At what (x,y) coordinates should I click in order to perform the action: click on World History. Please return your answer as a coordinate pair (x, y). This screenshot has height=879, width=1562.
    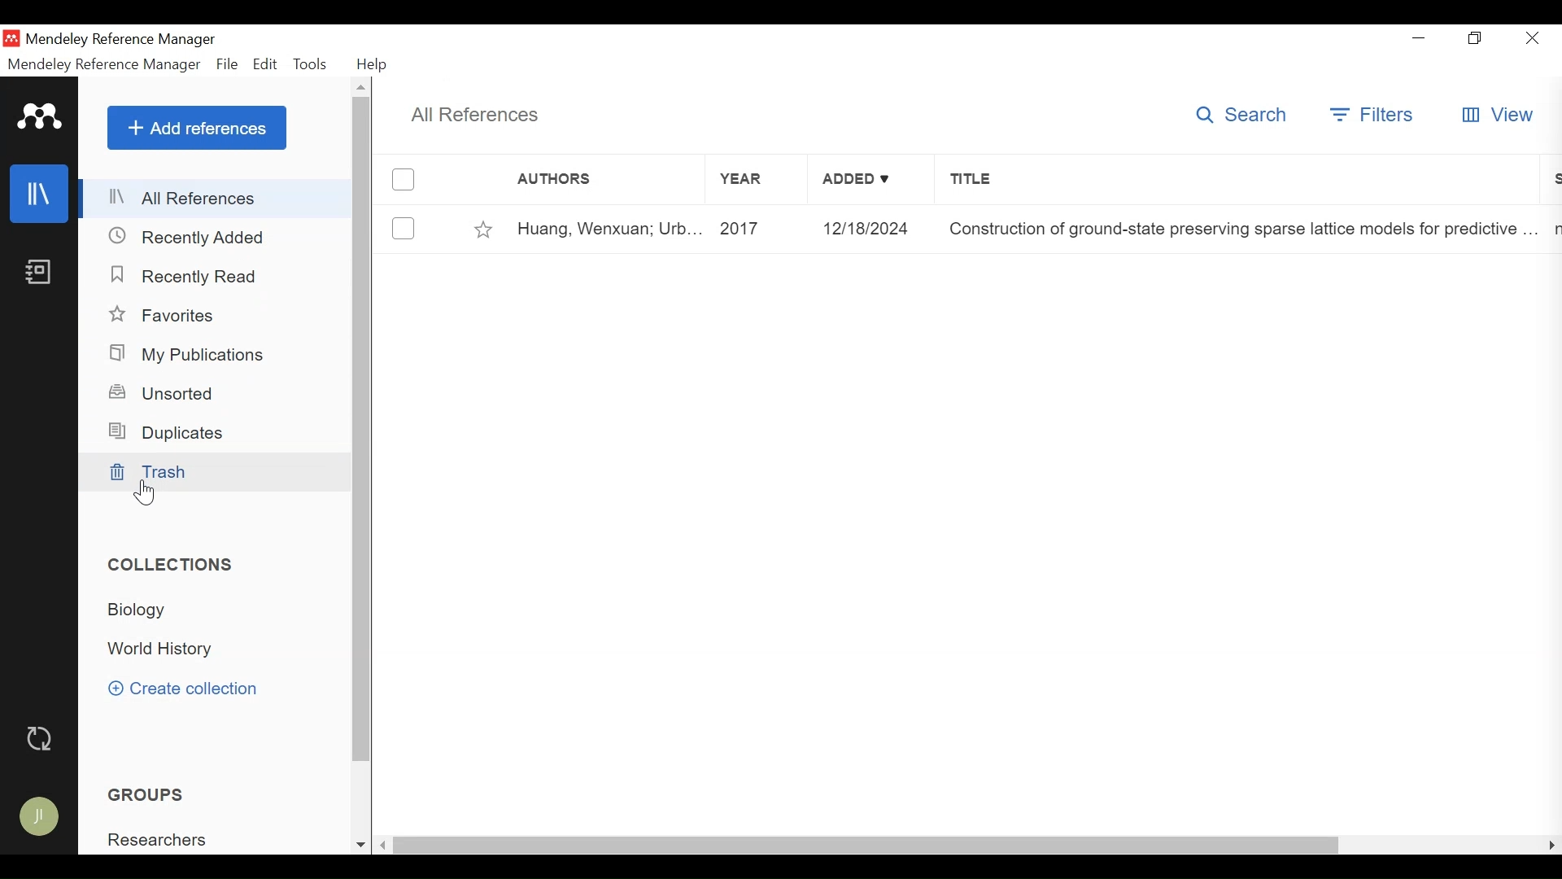
    Looking at the image, I should click on (169, 651).